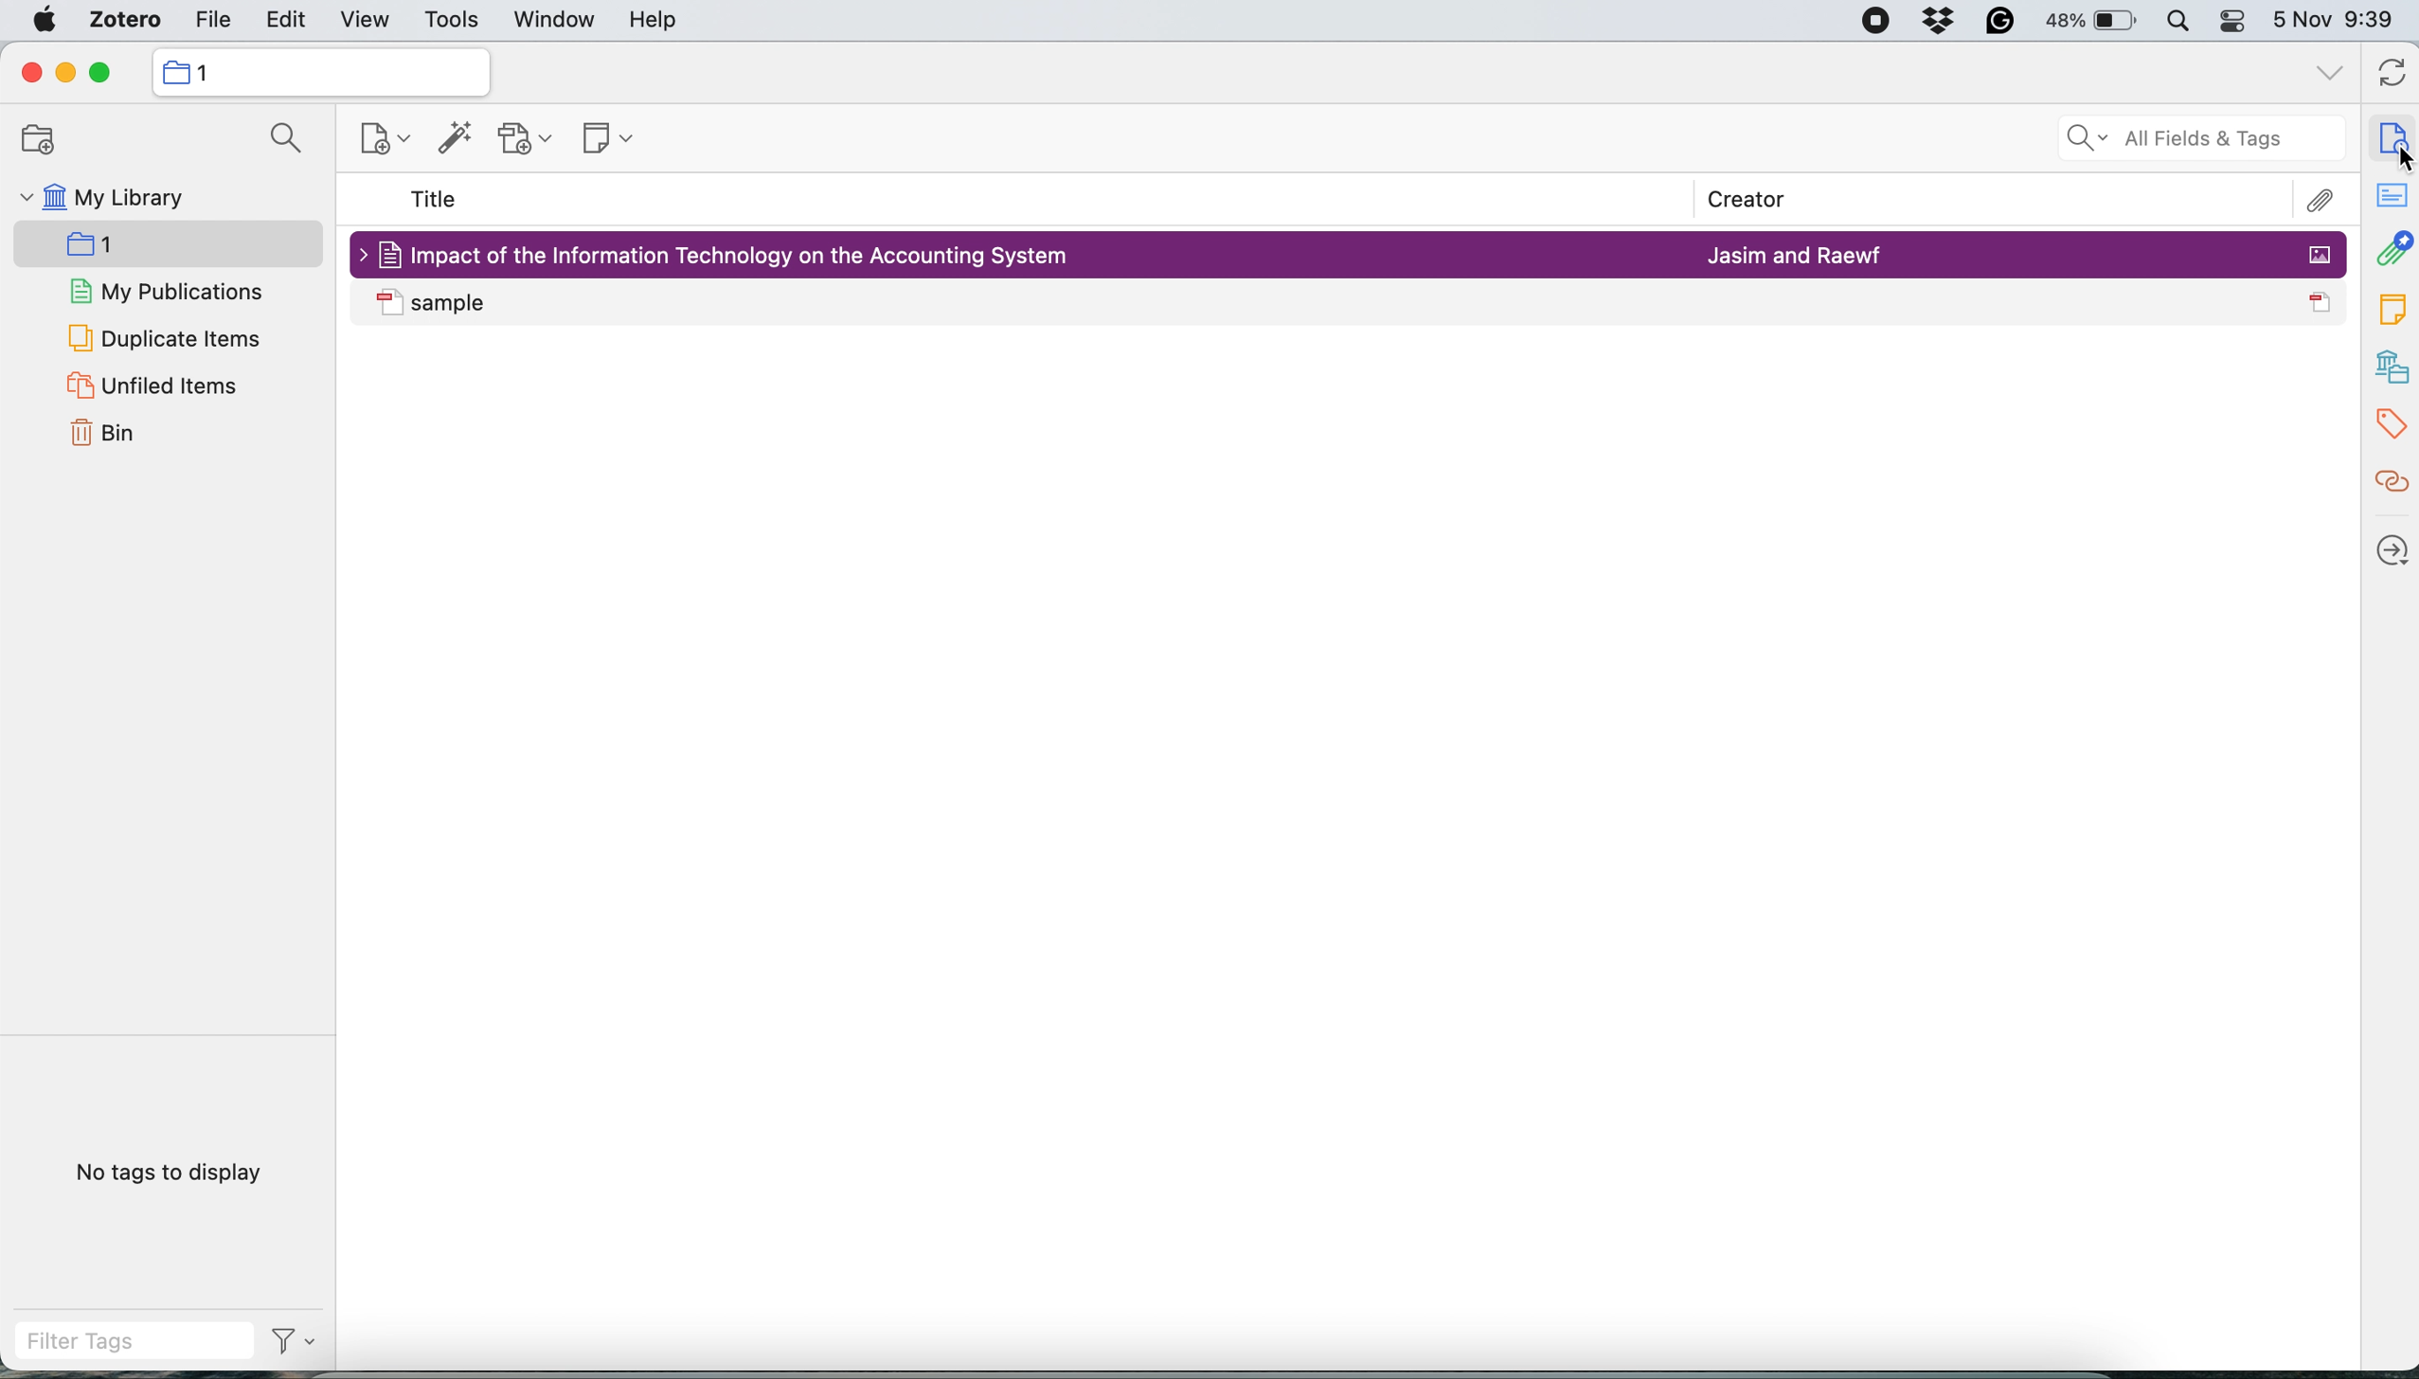 This screenshot has height=1379, width=2419. Describe the element at coordinates (2195, 138) in the screenshot. I see `all fields and tags` at that location.